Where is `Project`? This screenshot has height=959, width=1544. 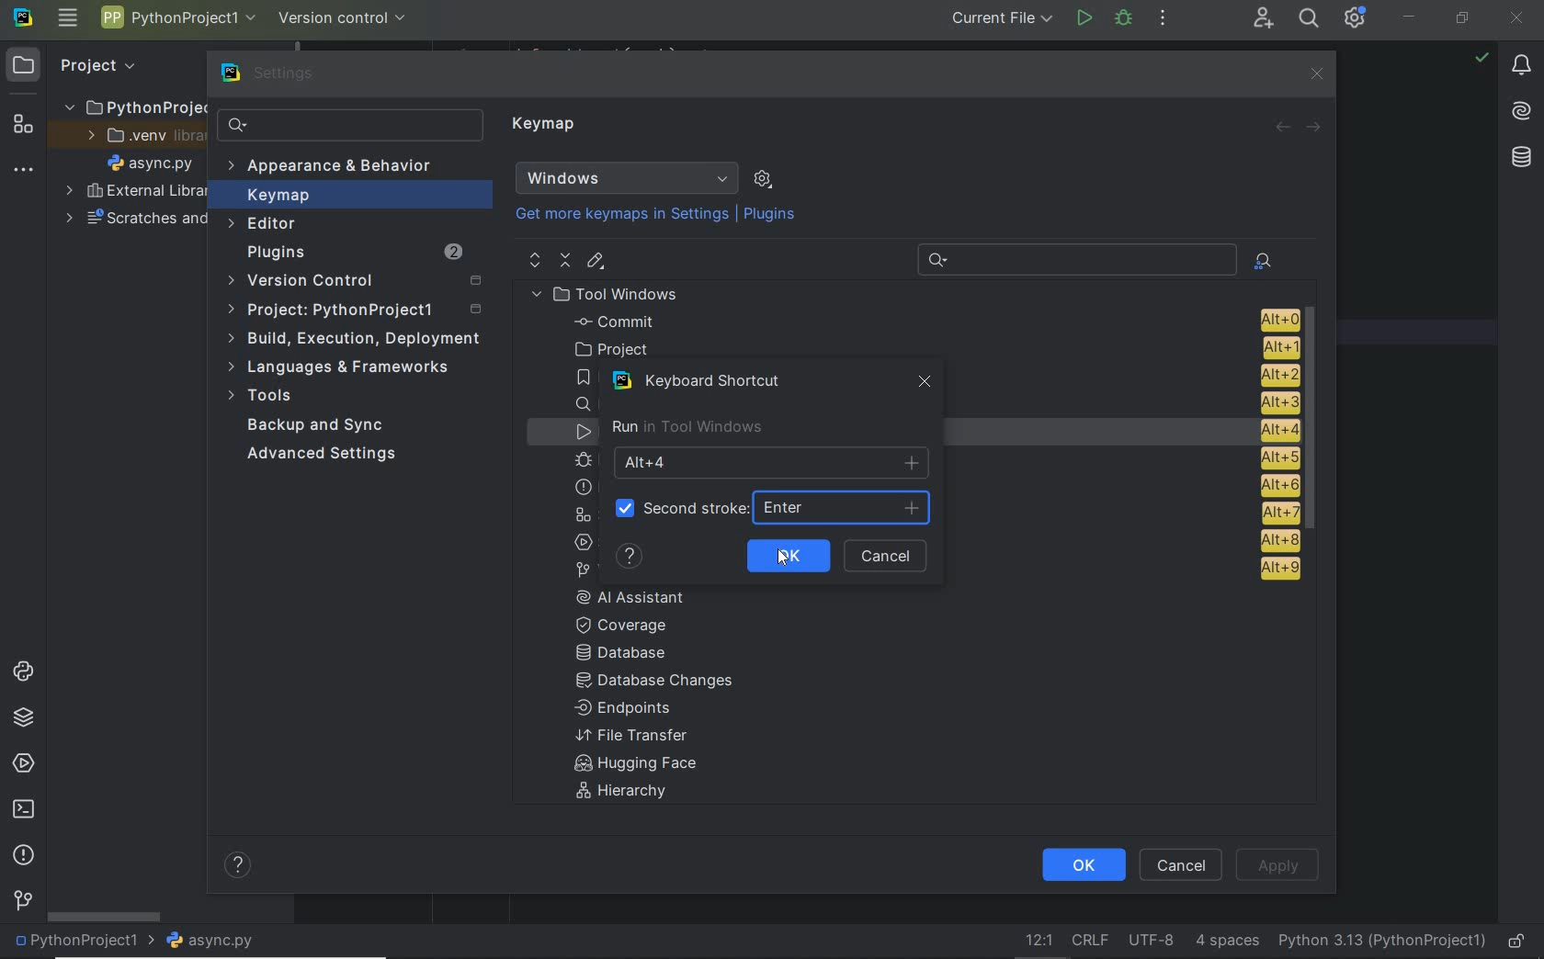 Project is located at coordinates (79, 64).